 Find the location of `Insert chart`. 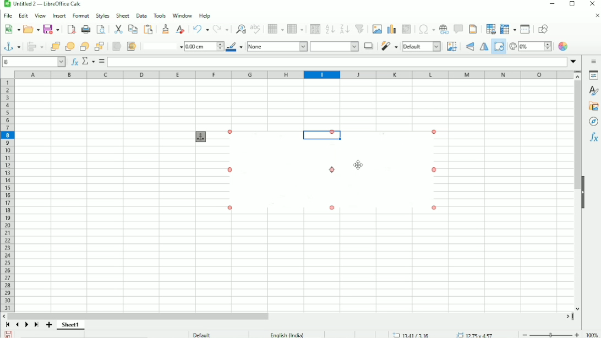

Insert chart is located at coordinates (391, 29).